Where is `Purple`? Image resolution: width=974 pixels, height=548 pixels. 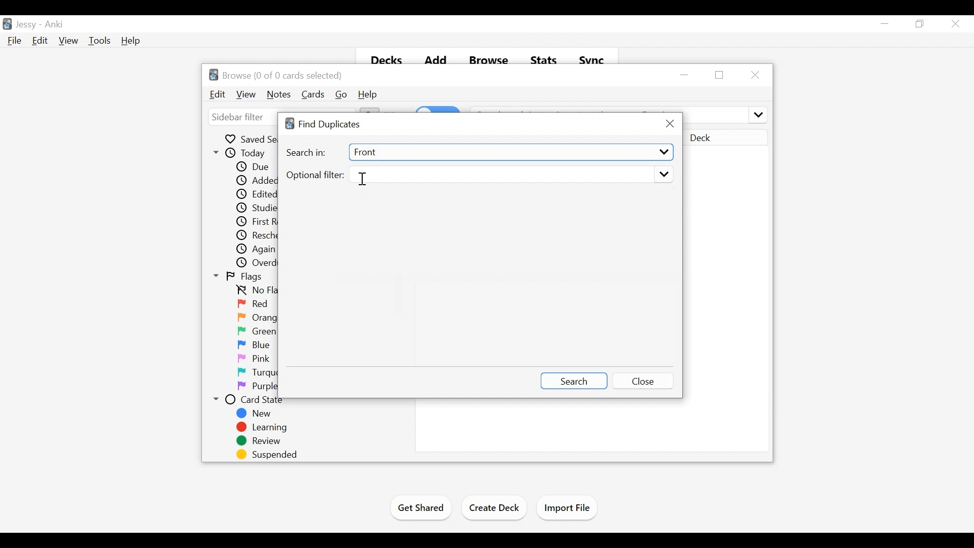 Purple is located at coordinates (258, 387).